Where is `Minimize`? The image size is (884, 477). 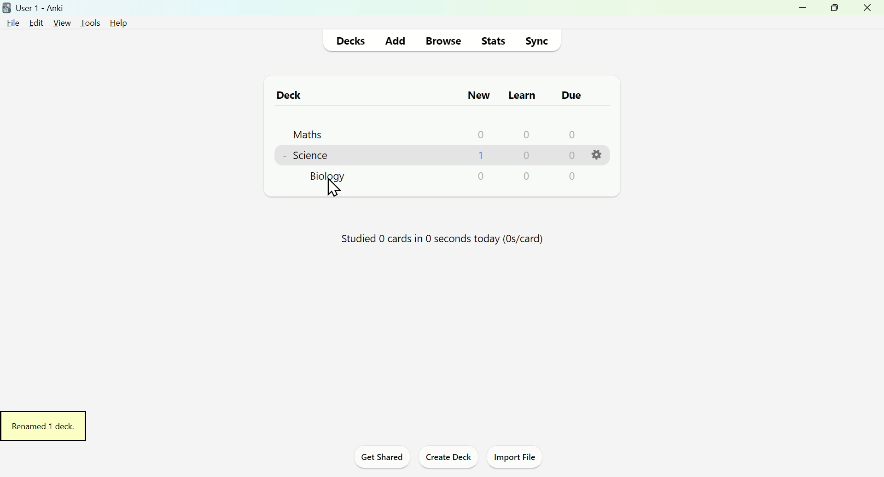
Minimize is located at coordinates (800, 11).